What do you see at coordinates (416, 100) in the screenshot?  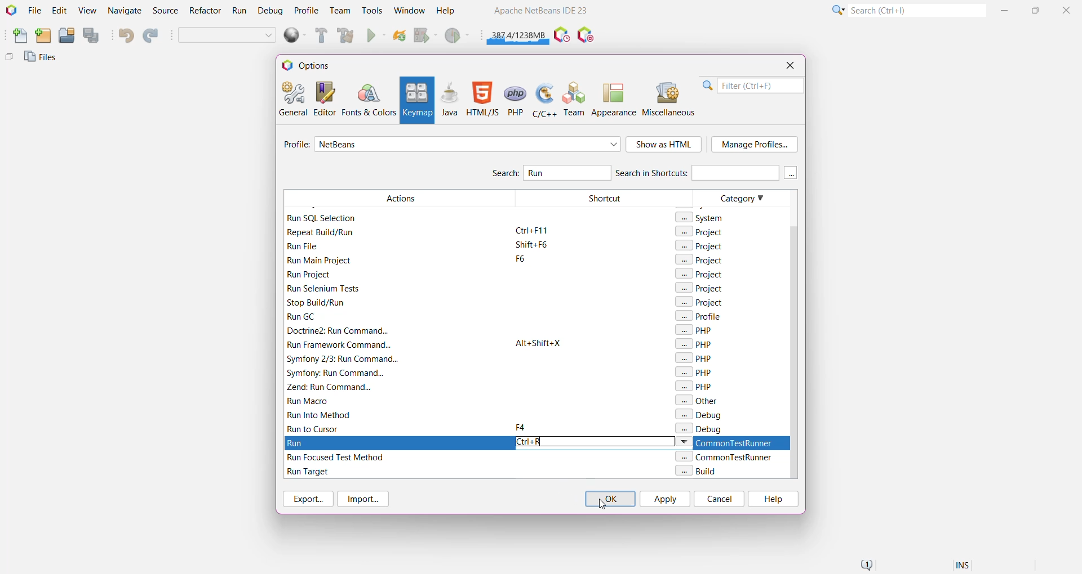 I see `Keymap` at bounding box center [416, 100].